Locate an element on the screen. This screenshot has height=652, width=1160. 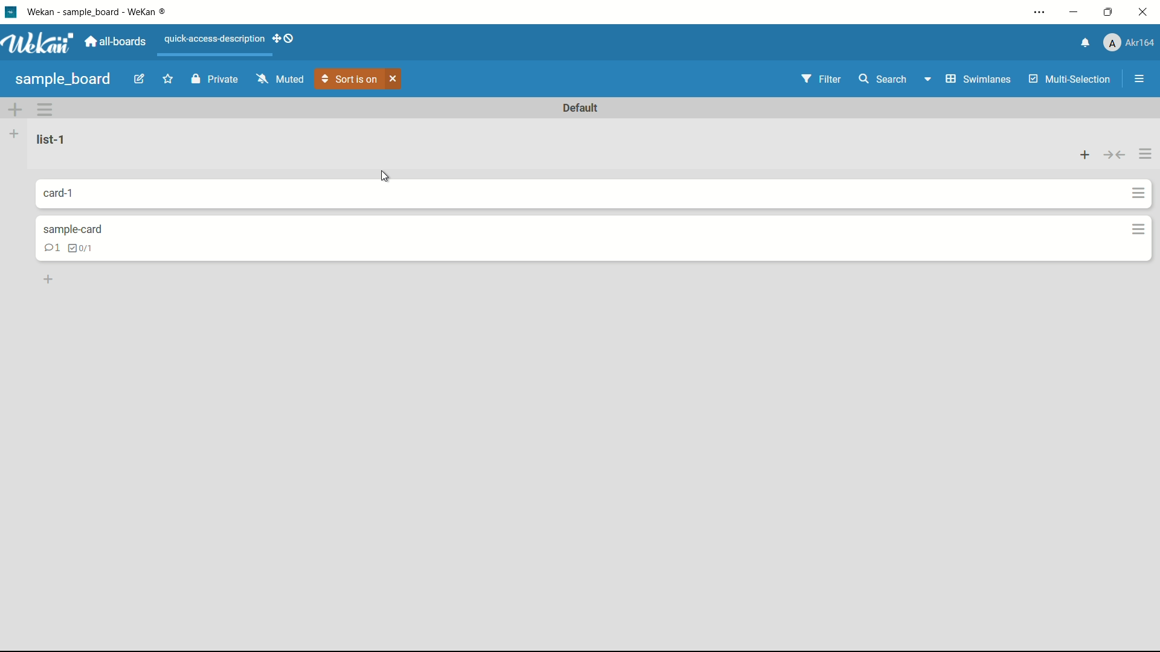
open sidebar or close sidebar is located at coordinates (1139, 79).